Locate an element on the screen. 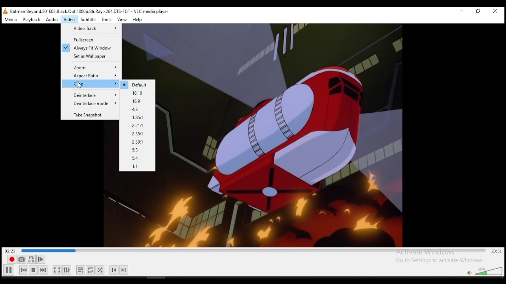 The width and height of the screenshot is (506, 284). Full Screen is located at coordinates (88, 39).